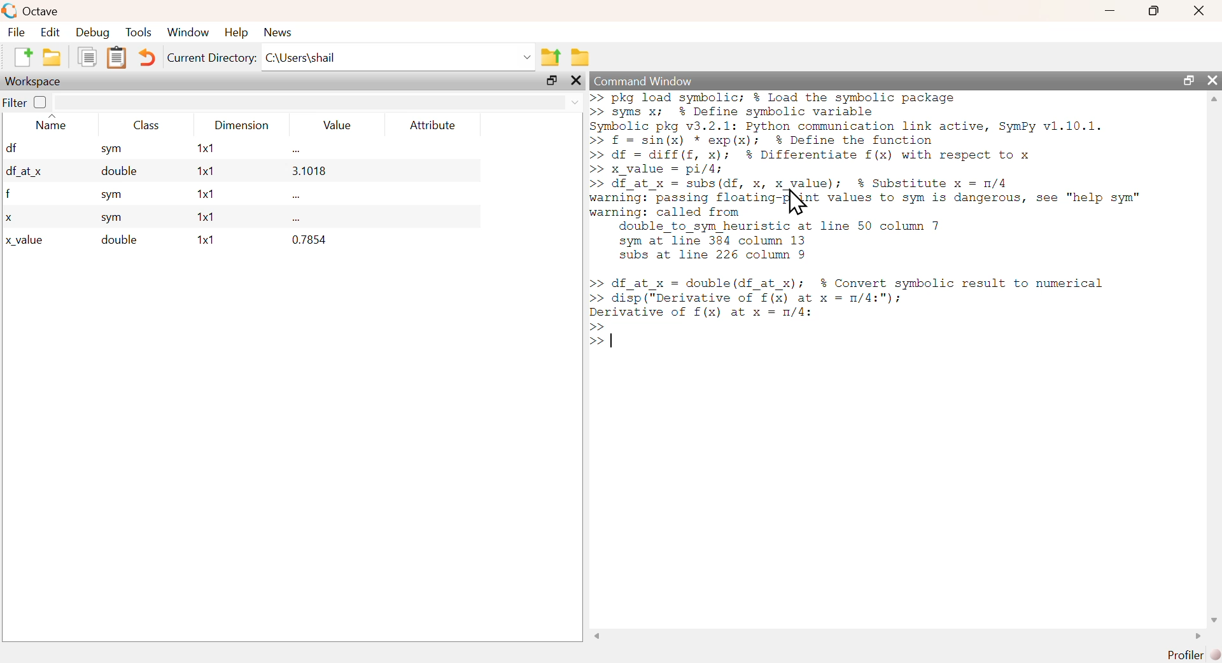  Describe the element at coordinates (597, 636) in the screenshot. I see `scroll left` at that location.